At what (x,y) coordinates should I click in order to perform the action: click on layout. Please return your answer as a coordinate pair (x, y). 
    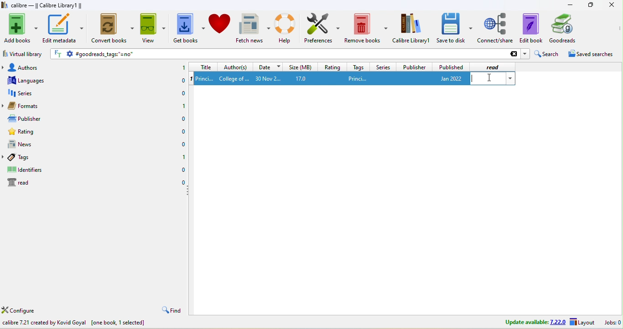
    Looking at the image, I should click on (583, 323).